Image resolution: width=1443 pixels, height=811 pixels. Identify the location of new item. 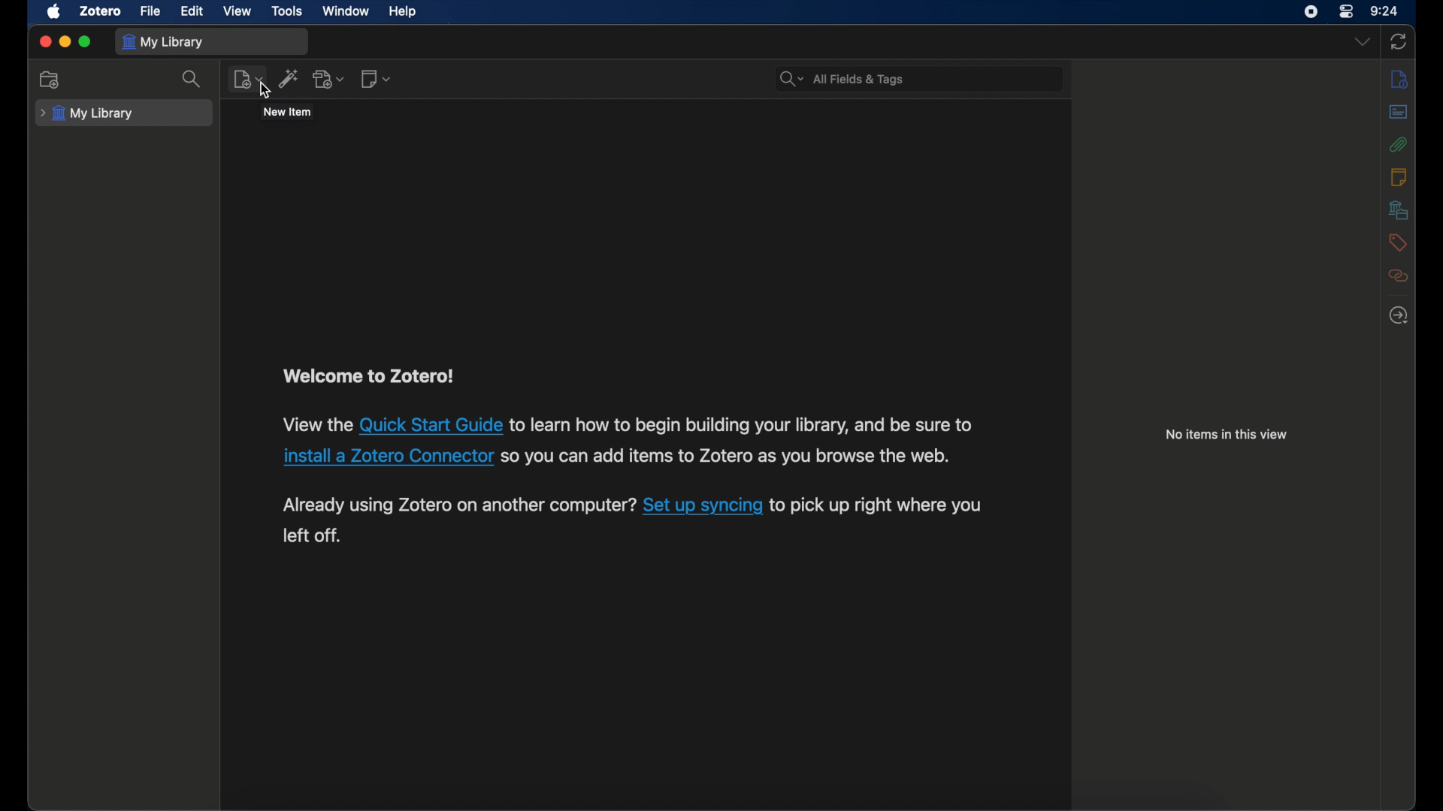
(248, 80).